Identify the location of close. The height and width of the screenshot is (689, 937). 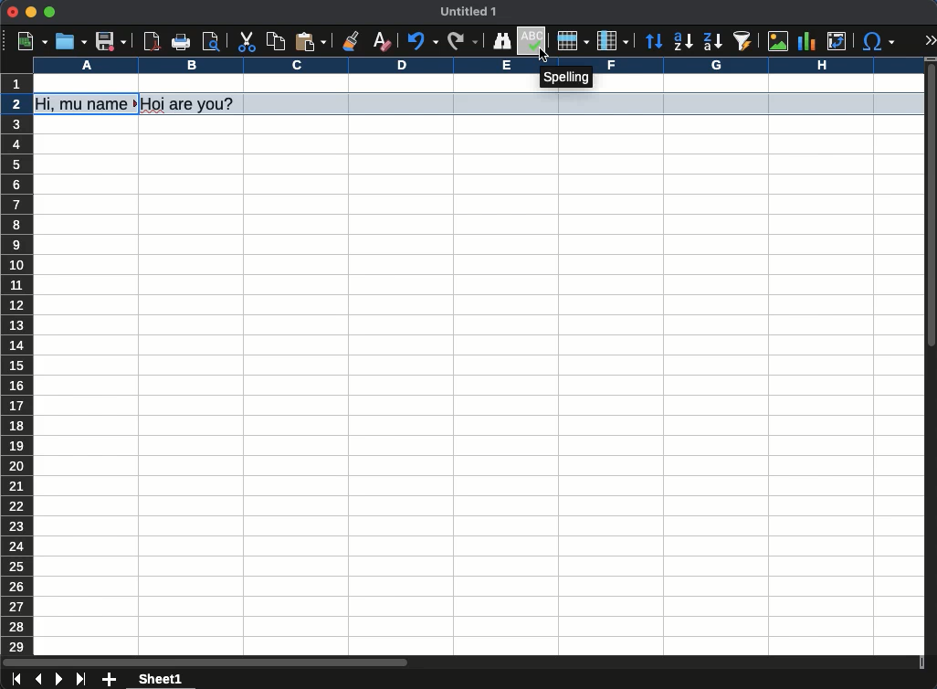
(12, 12).